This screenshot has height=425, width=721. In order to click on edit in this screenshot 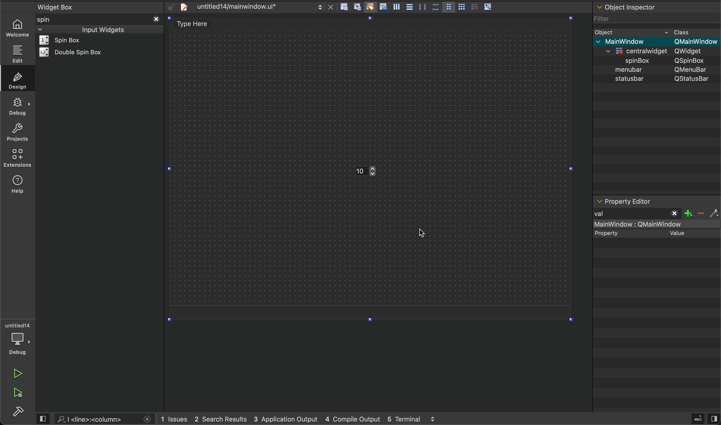, I will do `click(17, 54)`.